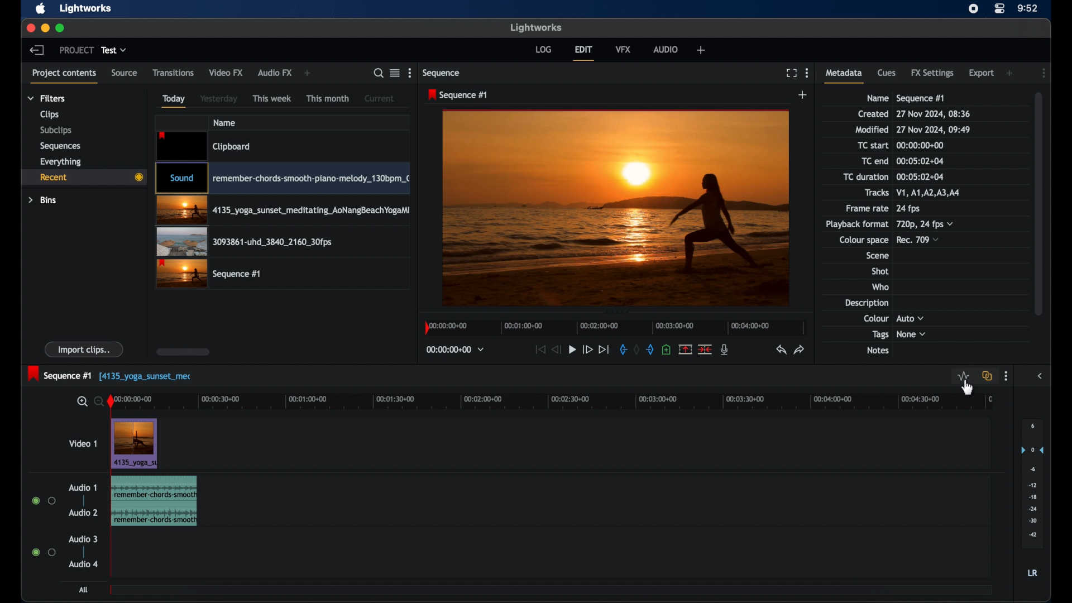  What do you see at coordinates (30, 28) in the screenshot?
I see `close` at bounding box center [30, 28].